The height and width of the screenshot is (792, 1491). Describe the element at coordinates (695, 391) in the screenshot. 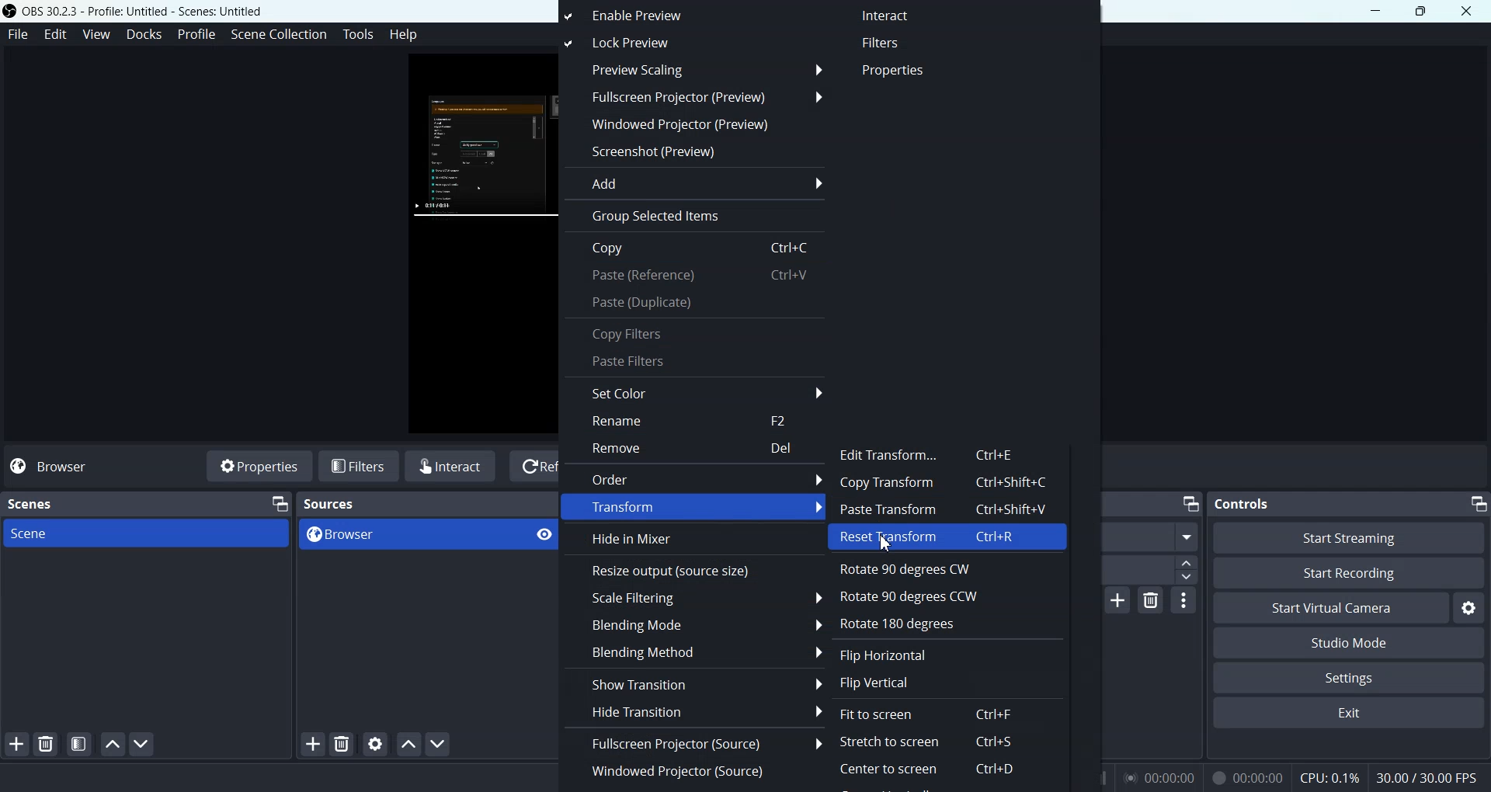

I see `Set Color` at that location.